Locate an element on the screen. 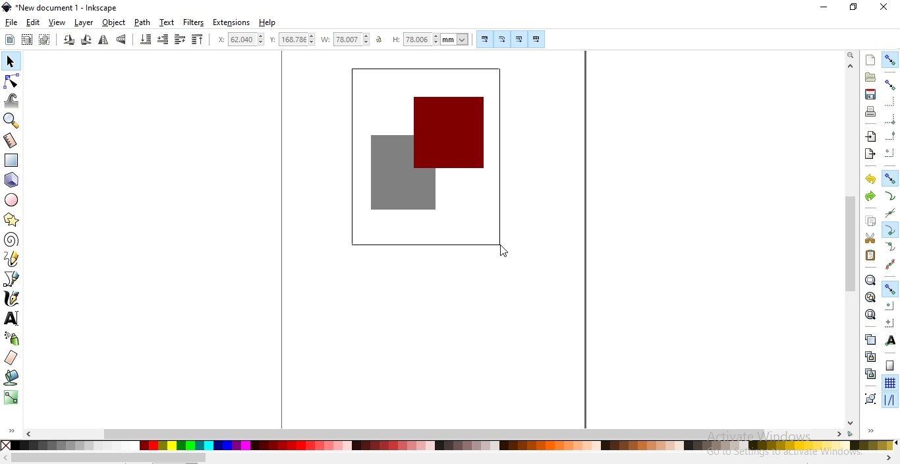 The height and width of the screenshot is (464, 900). path is located at coordinates (143, 22).